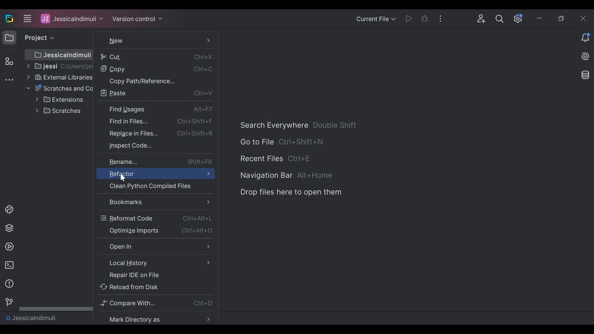 This screenshot has height=334, width=594. Describe the element at coordinates (273, 125) in the screenshot. I see `Search Everywhere` at that location.